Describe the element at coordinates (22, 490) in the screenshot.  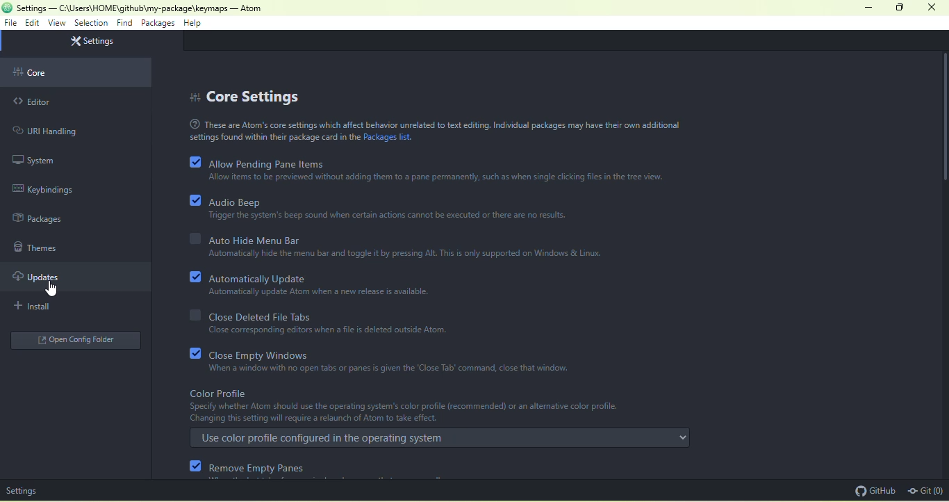
I see `settings` at that location.